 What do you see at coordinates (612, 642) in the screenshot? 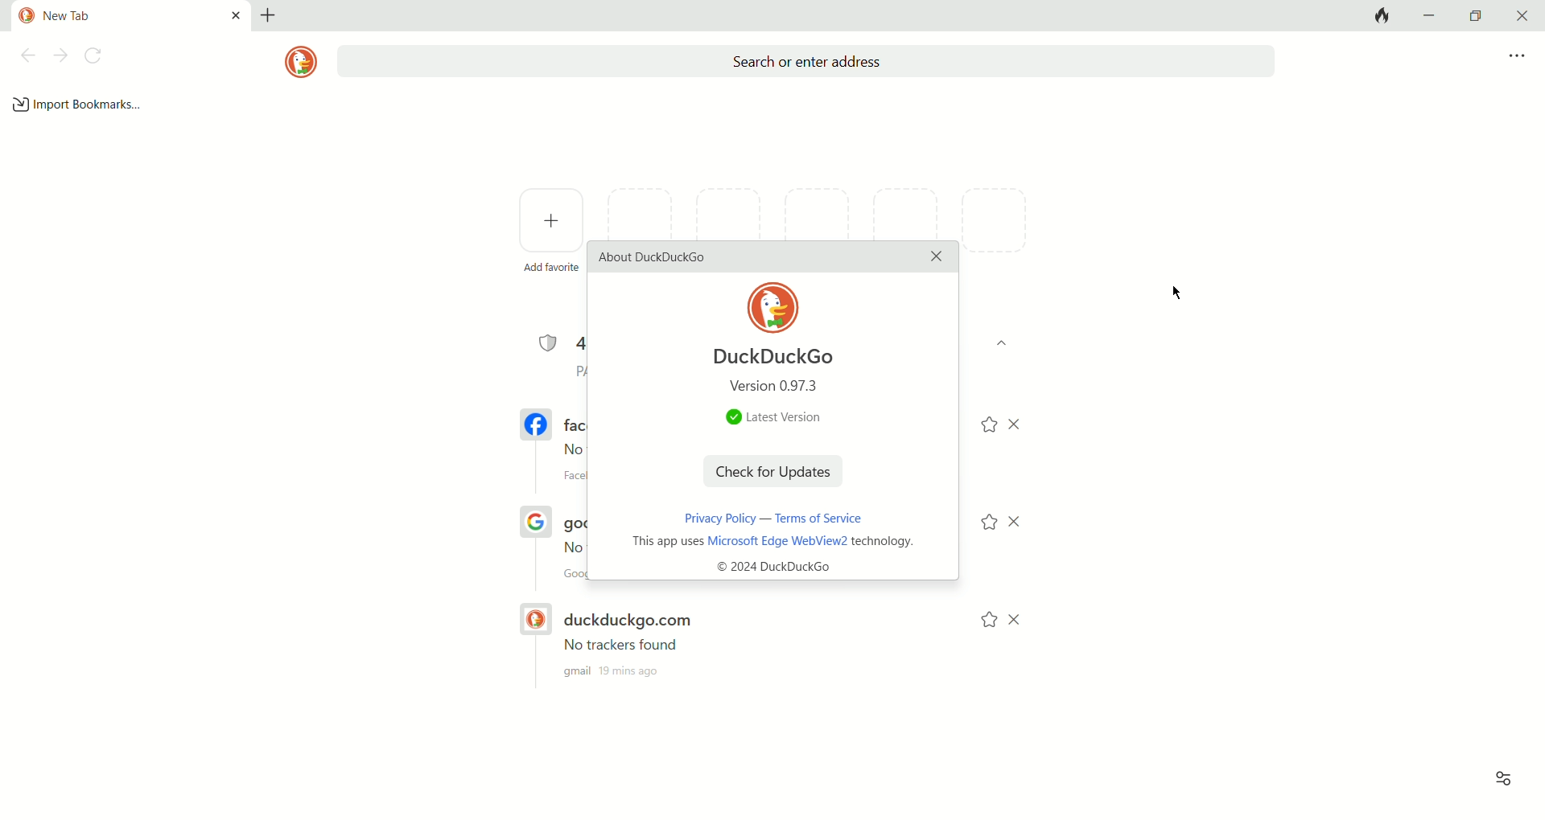
I see `No trackers found` at bounding box center [612, 642].